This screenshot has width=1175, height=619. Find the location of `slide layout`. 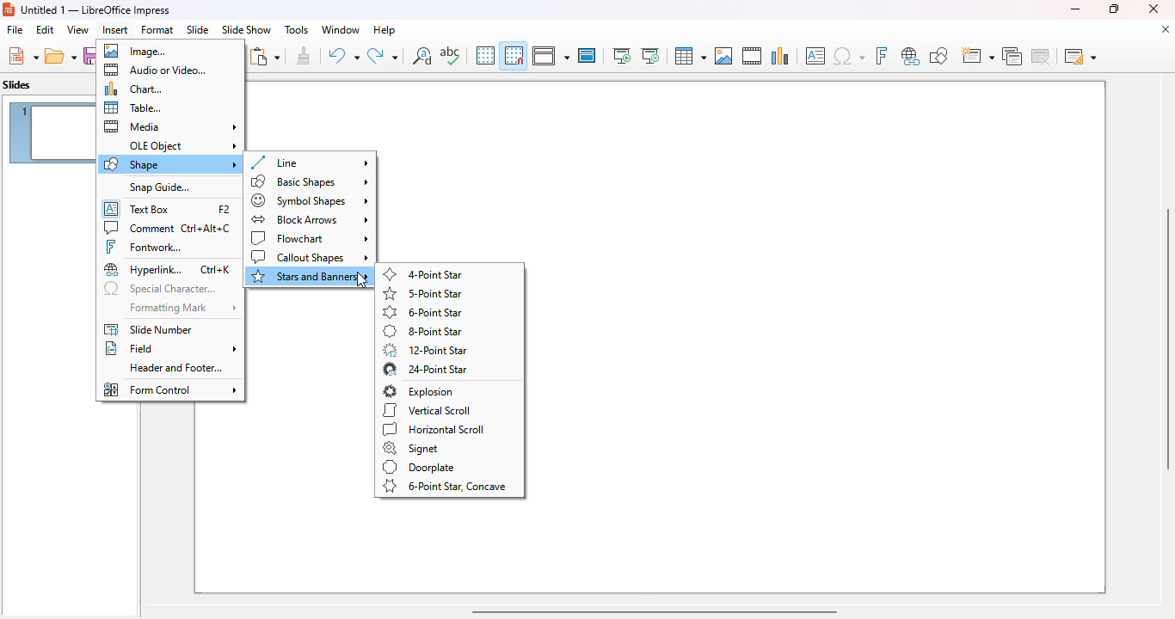

slide layout is located at coordinates (1080, 56).